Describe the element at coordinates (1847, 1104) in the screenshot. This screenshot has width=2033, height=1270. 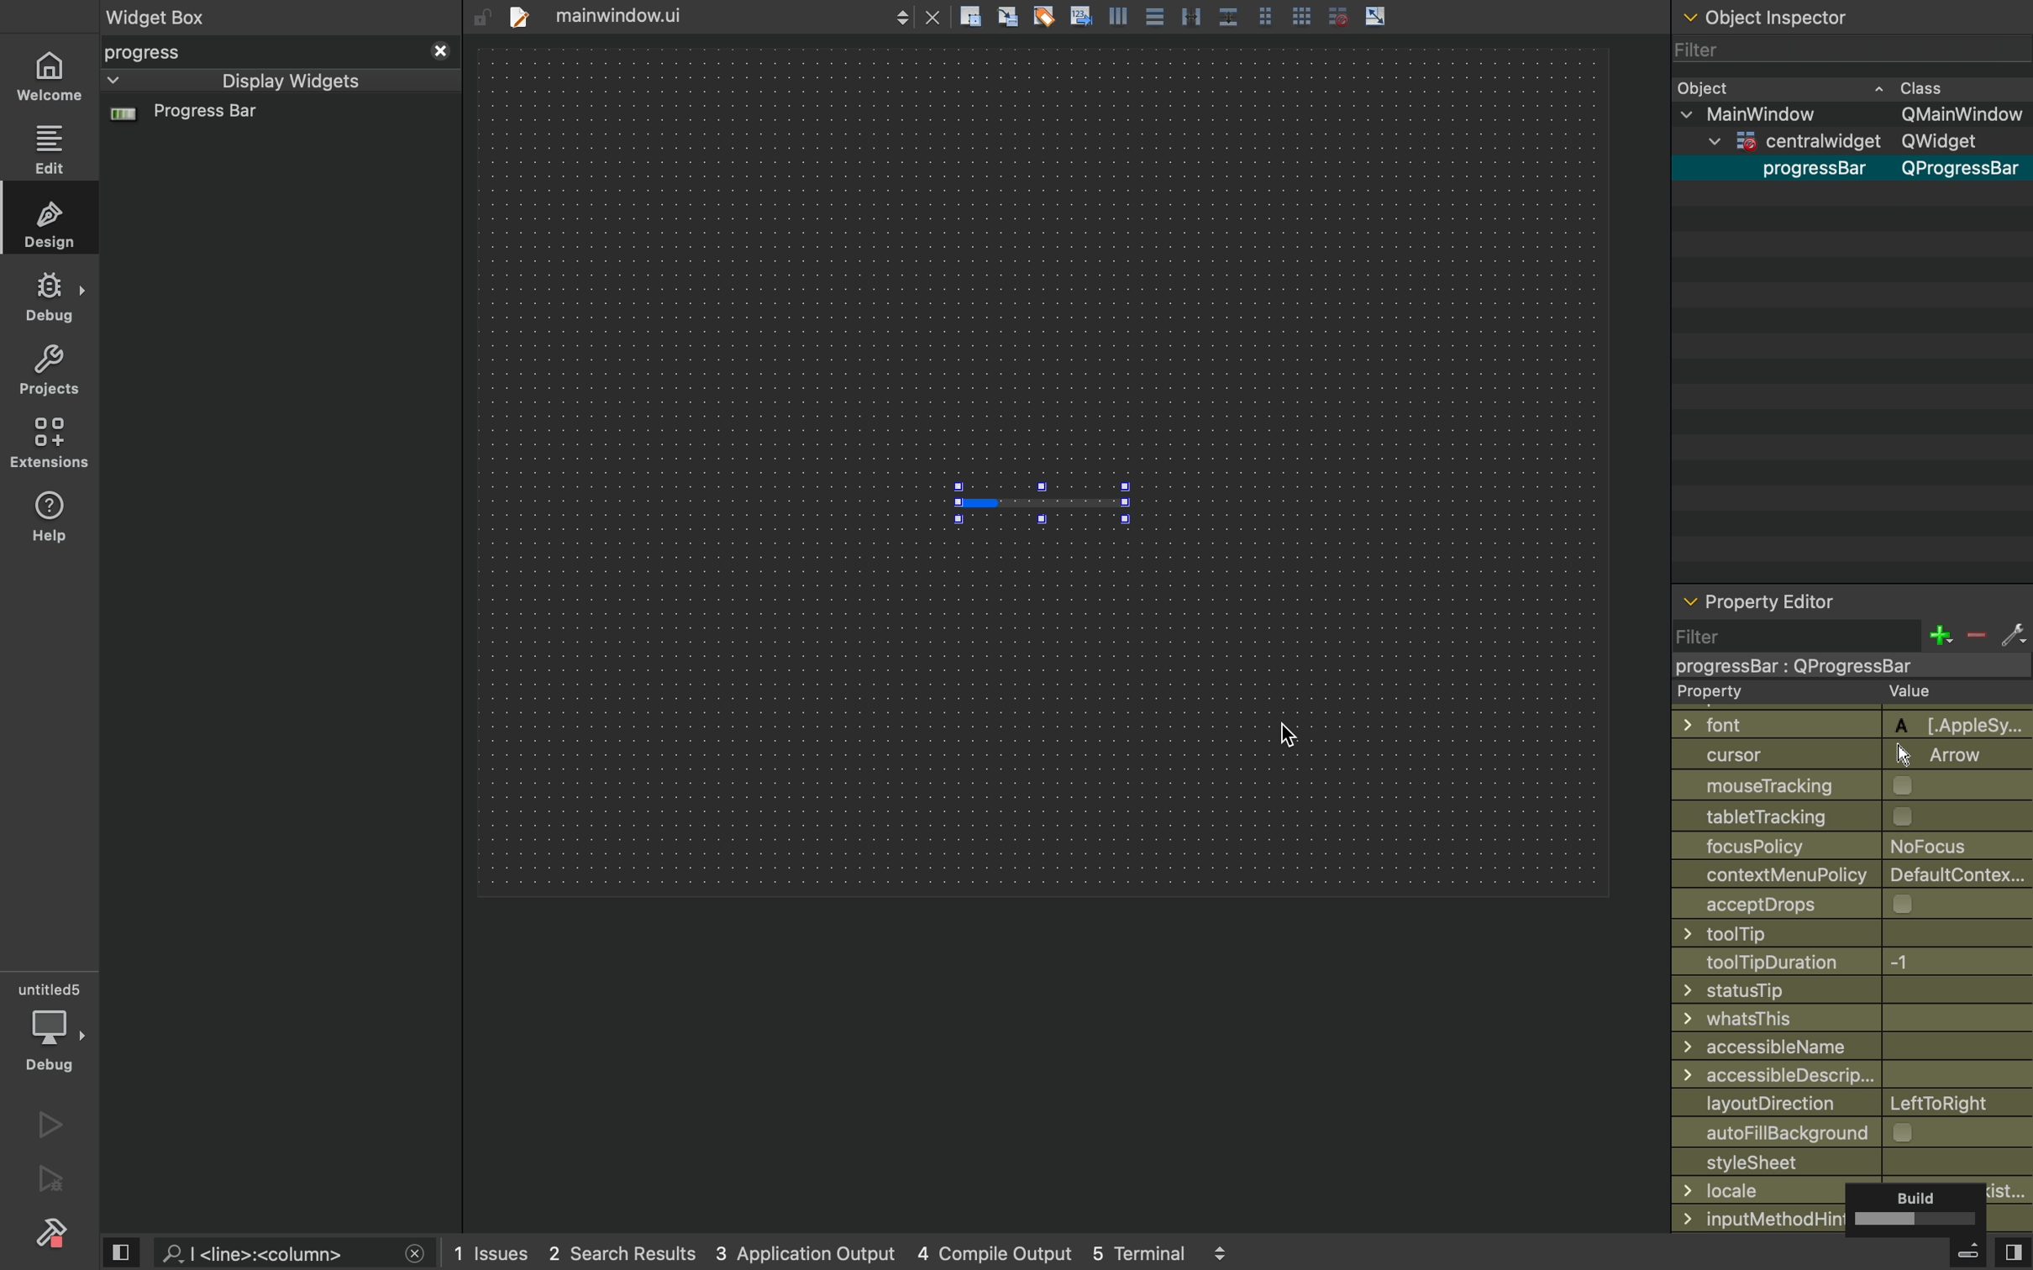
I see `layout description` at that location.